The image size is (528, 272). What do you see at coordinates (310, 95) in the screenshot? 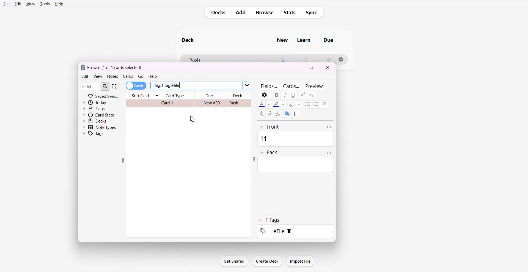
I see `Superscript` at bounding box center [310, 95].